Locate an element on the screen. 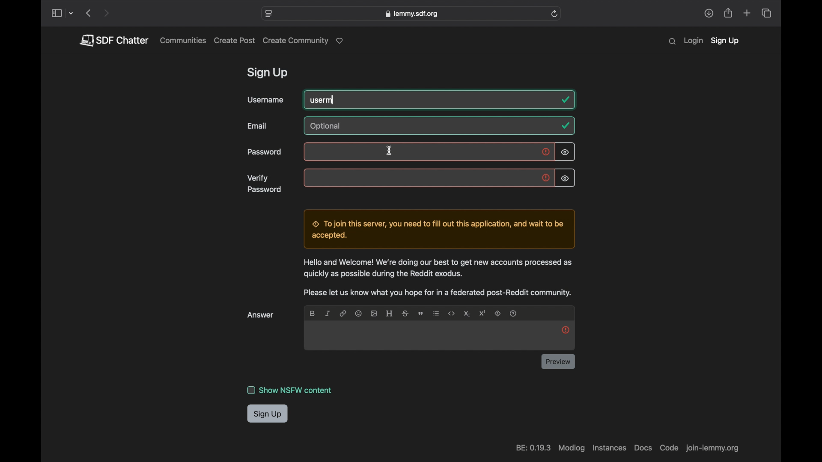 The image size is (822, 462). image is located at coordinates (373, 313).